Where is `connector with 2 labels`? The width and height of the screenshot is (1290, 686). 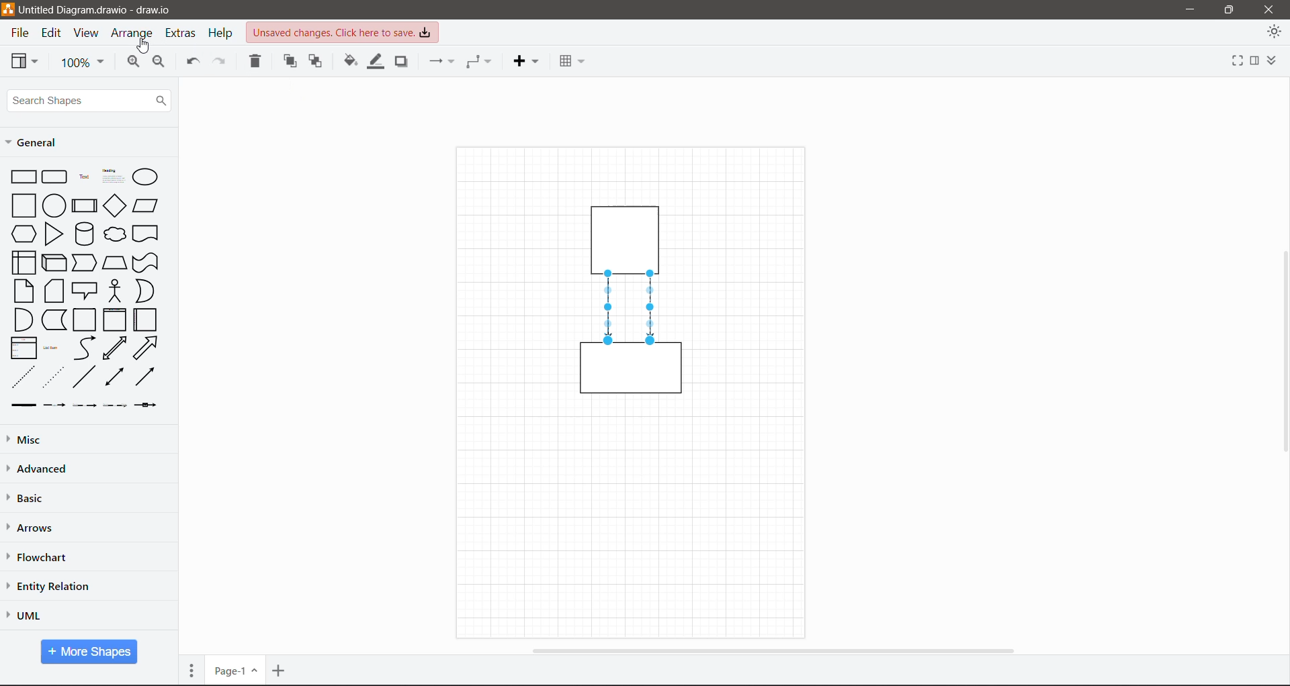
connector with 2 labels is located at coordinates (85, 405).